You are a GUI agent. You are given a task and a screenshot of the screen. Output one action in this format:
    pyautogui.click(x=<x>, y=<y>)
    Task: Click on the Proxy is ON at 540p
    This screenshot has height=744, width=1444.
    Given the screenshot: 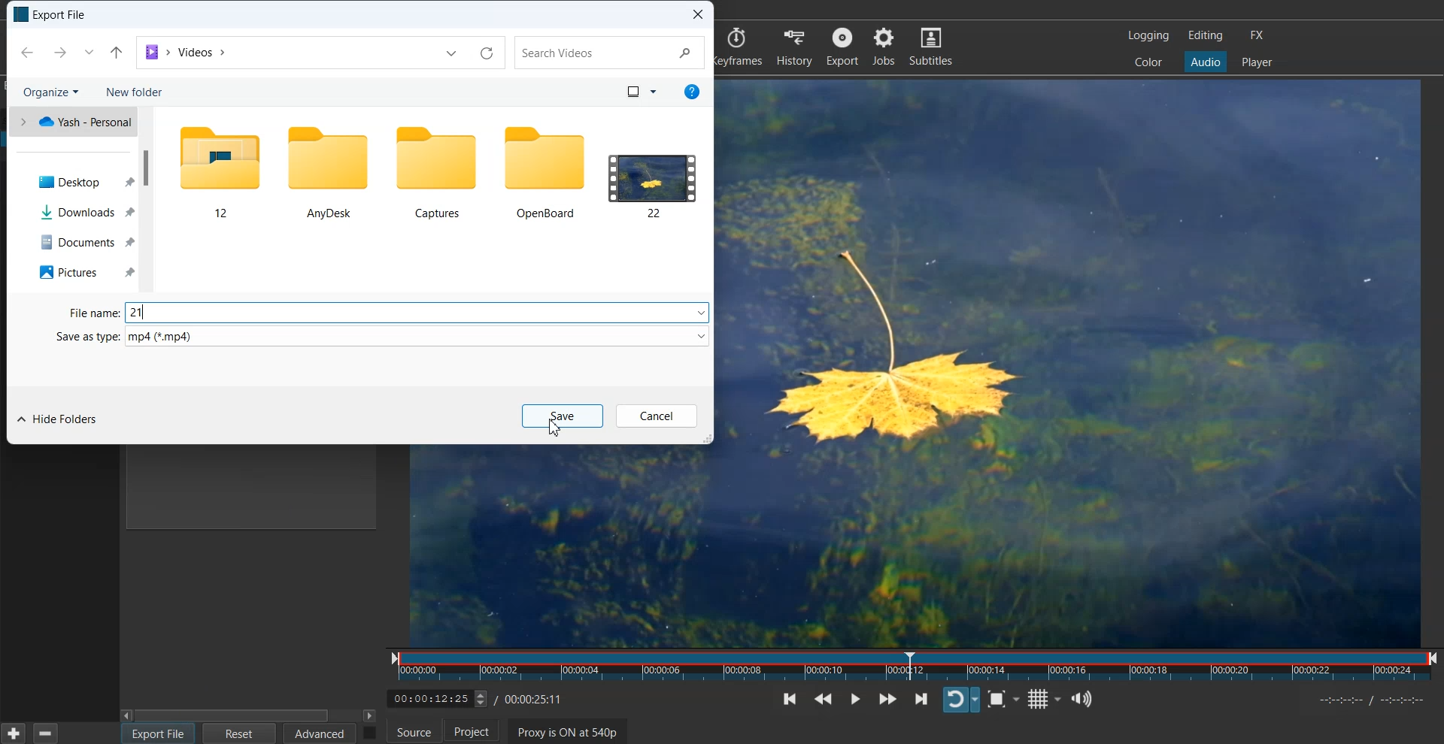 What is the action you would take?
    pyautogui.click(x=575, y=733)
    